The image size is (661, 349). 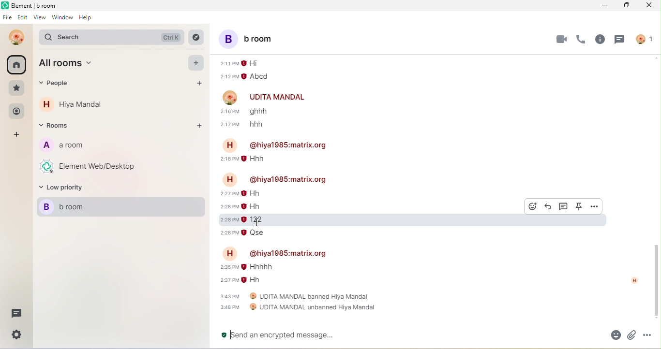 What do you see at coordinates (579, 41) in the screenshot?
I see `voice call` at bounding box center [579, 41].